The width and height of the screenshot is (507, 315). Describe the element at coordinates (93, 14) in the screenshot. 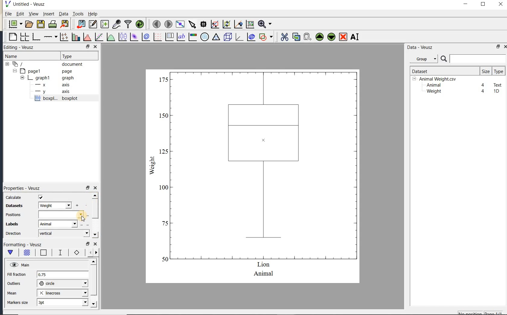

I see `Help` at that location.